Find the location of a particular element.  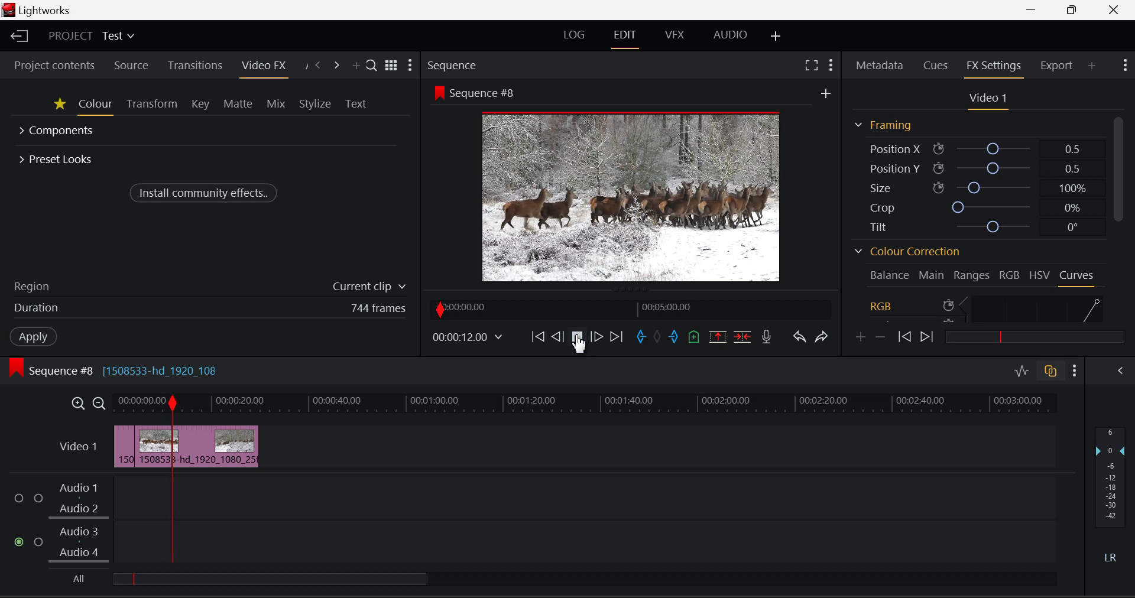

Mark Cue is located at coordinates (692, 339).